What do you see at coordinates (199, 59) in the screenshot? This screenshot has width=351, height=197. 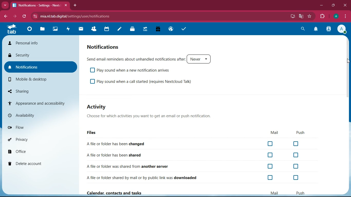 I see `Never` at bounding box center [199, 59].